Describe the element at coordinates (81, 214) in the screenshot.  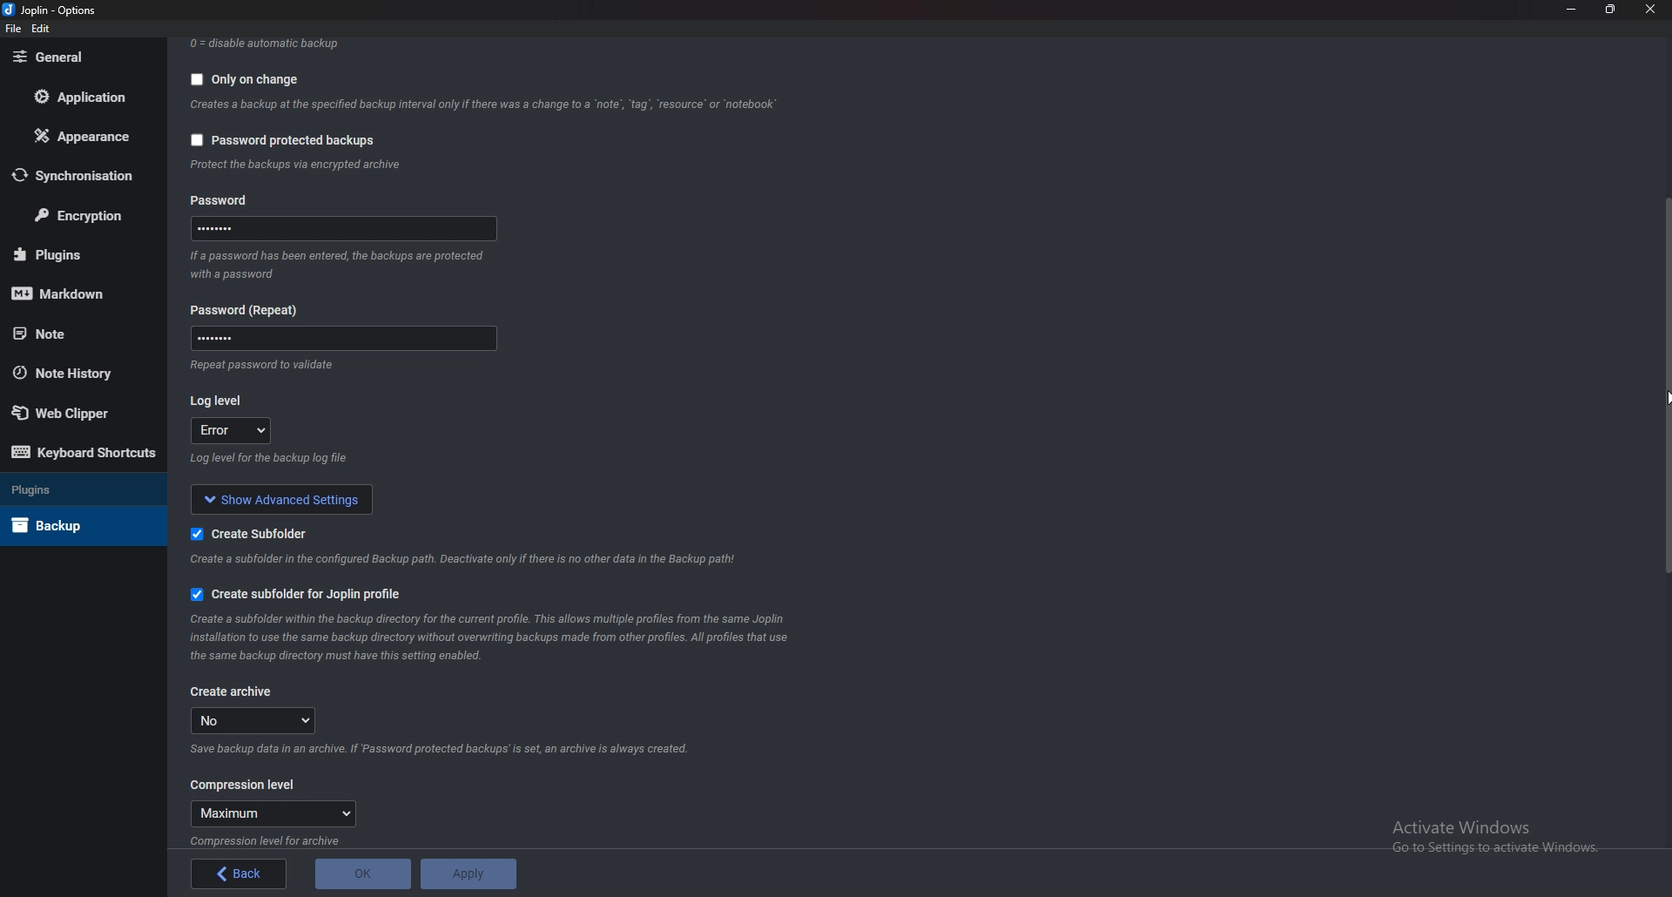
I see `Encryption` at that location.